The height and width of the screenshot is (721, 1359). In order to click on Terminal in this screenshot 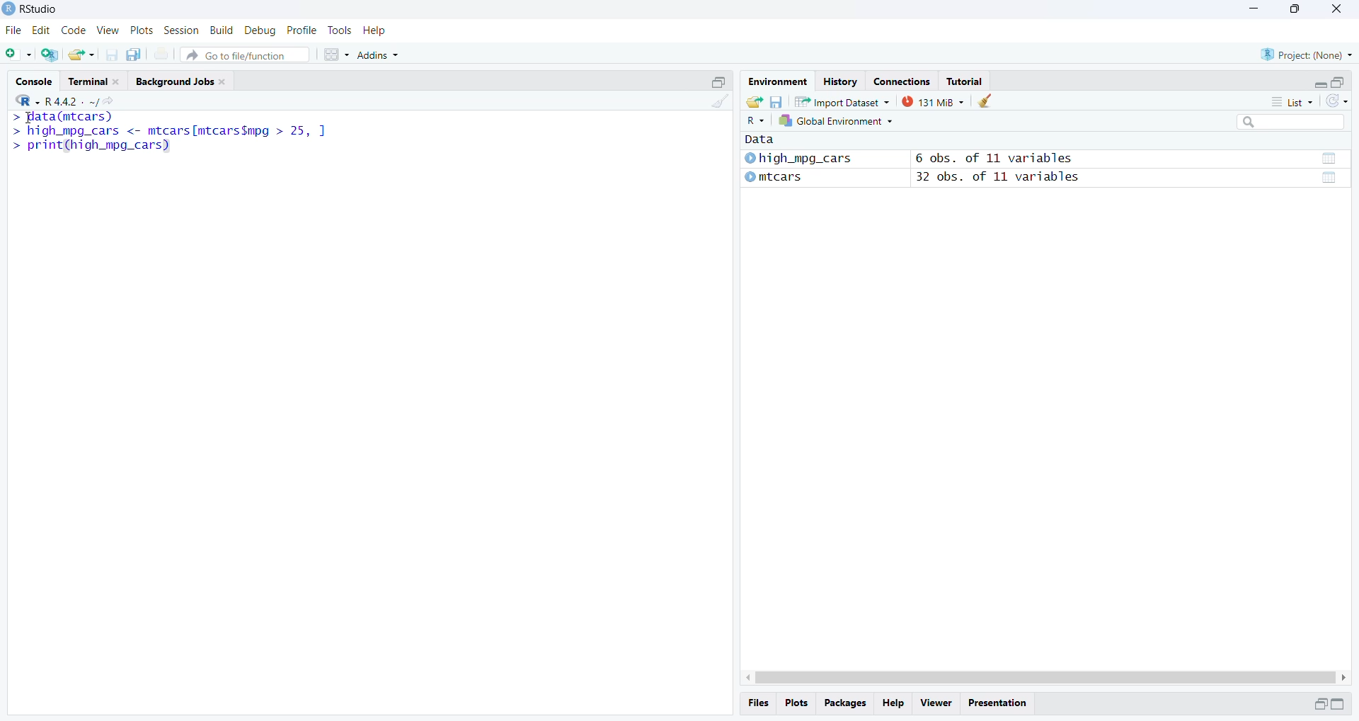, I will do `click(96, 79)`.